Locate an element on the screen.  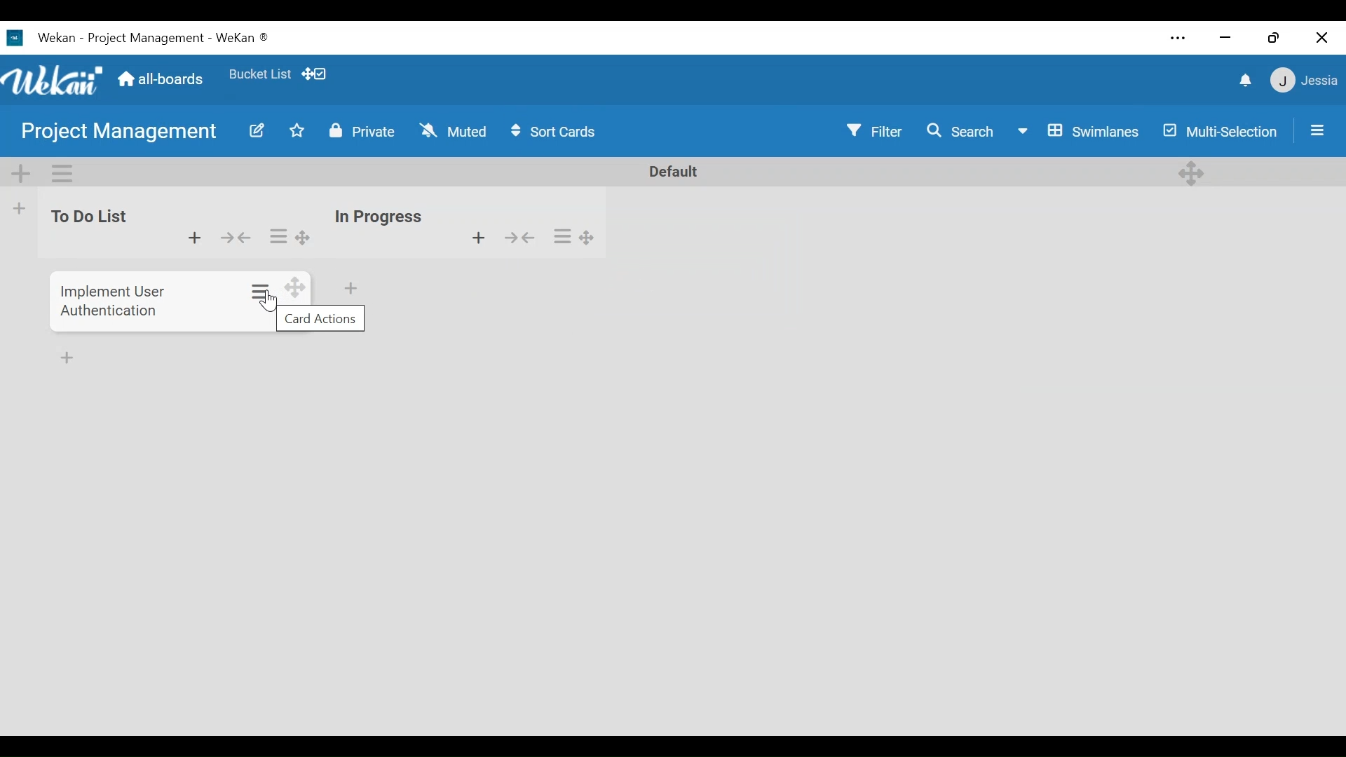
Cursor is located at coordinates (271, 304).